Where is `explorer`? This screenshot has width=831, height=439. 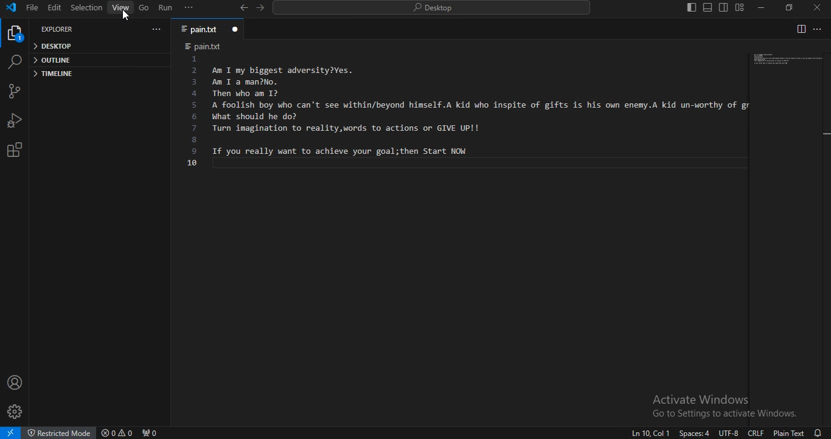
explorer is located at coordinates (16, 35).